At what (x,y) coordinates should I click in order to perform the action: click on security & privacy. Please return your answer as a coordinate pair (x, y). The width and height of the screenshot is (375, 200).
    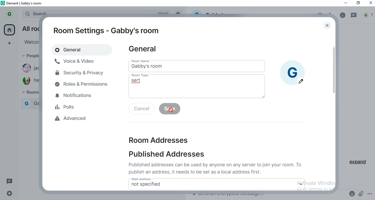
    Looking at the image, I should click on (80, 72).